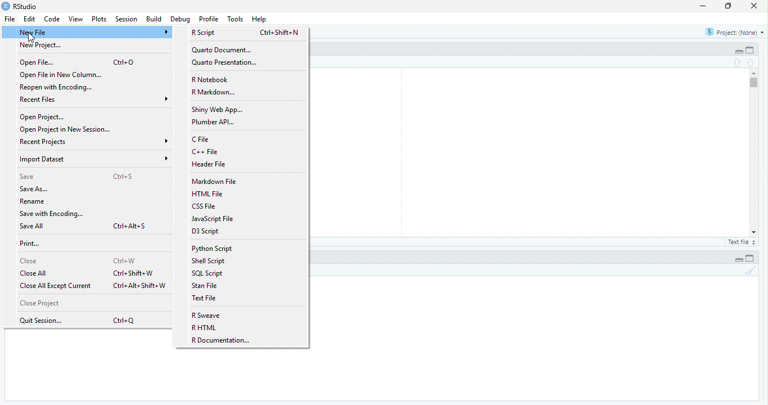  What do you see at coordinates (30, 261) in the screenshot?
I see `Close` at bounding box center [30, 261].